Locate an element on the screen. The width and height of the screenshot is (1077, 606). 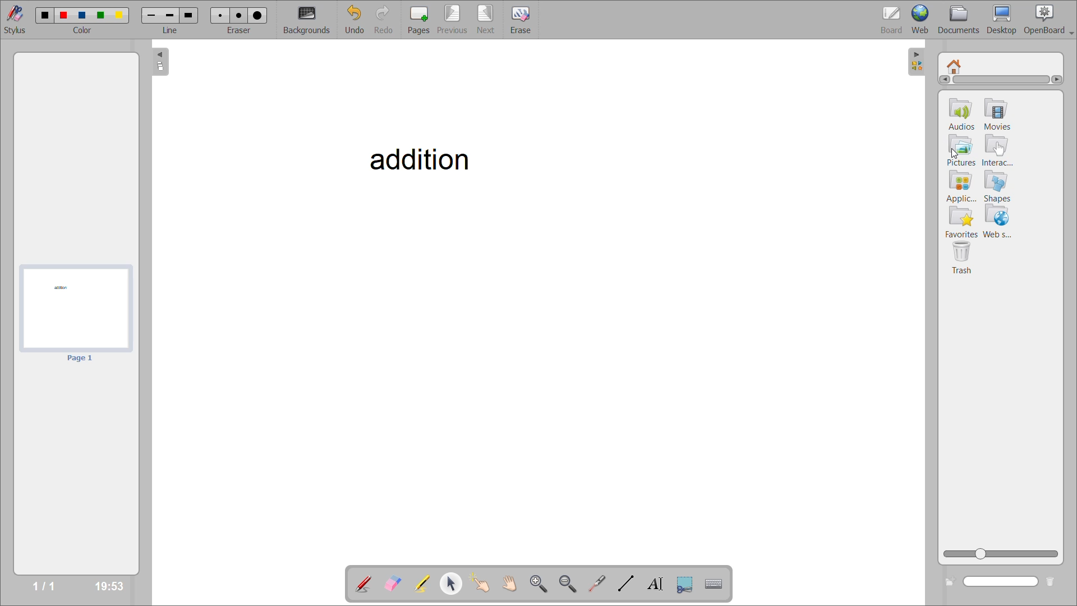
web is located at coordinates (923, 18).